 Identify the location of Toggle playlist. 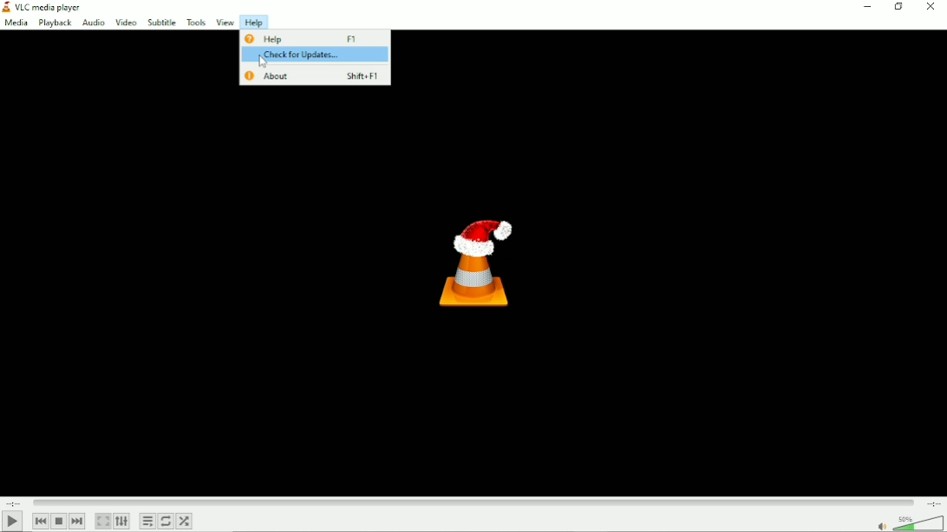
(147, 521).